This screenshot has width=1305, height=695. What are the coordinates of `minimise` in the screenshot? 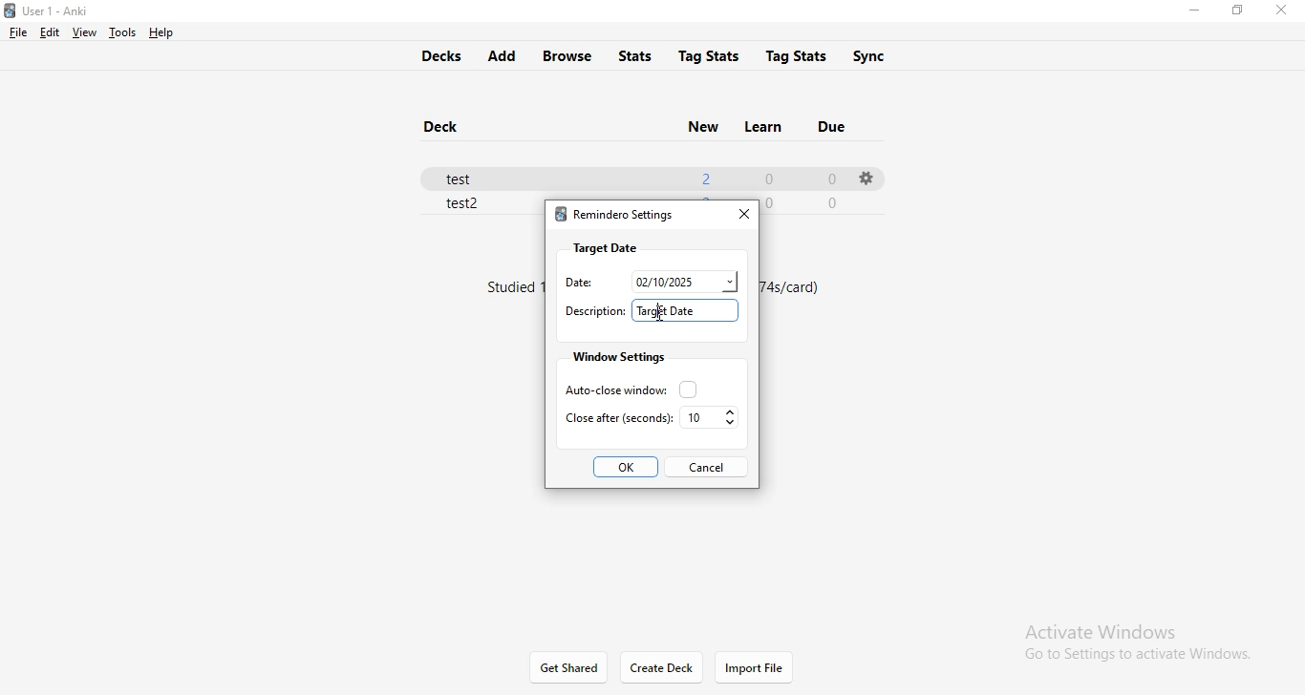 It's located at (1193, 12).